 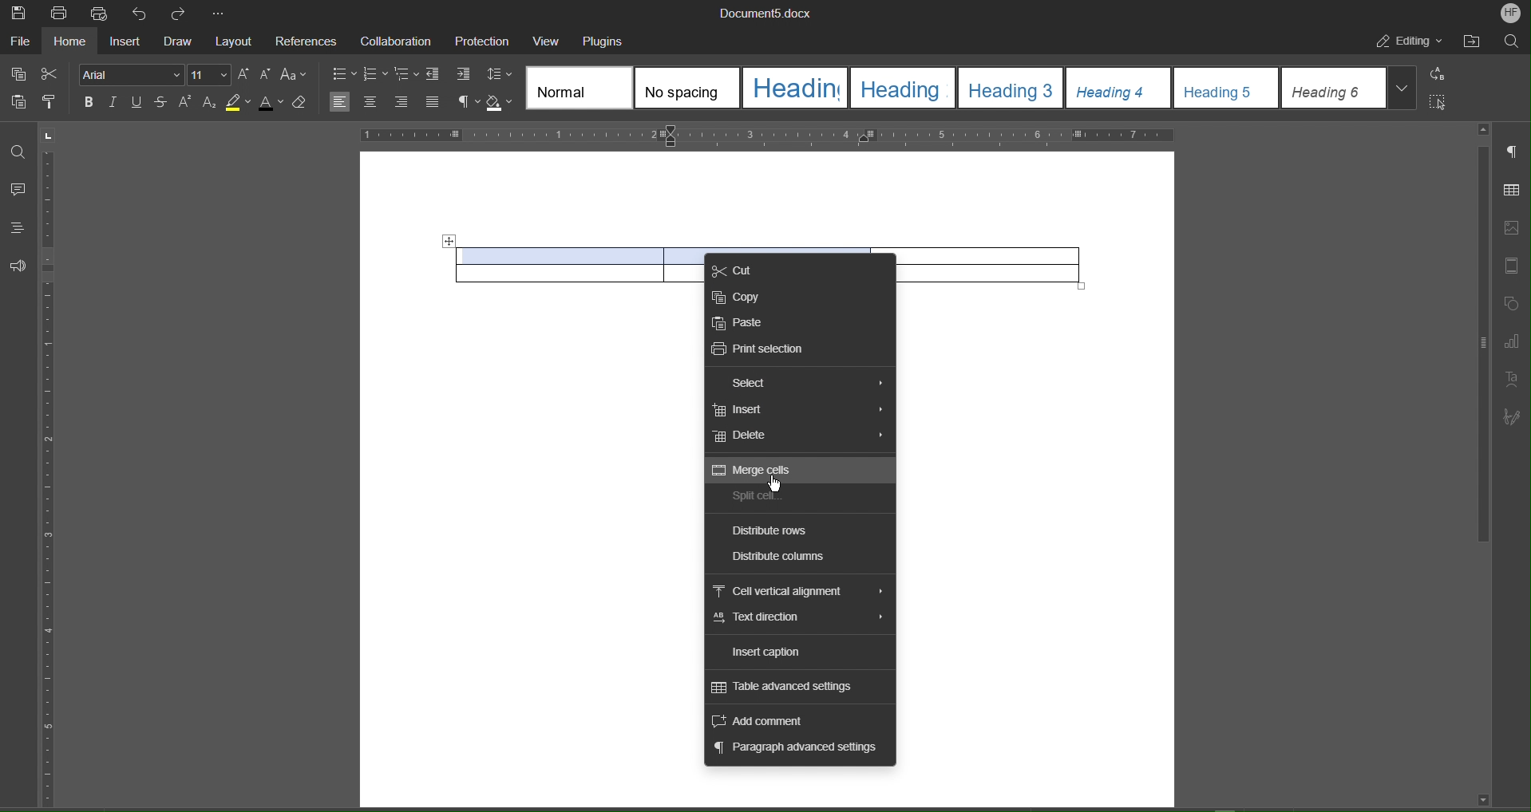 What do you see at coordinates (1515, 377) in the screenshot?
I see `Text Art` at bounding box center [1515, 377].